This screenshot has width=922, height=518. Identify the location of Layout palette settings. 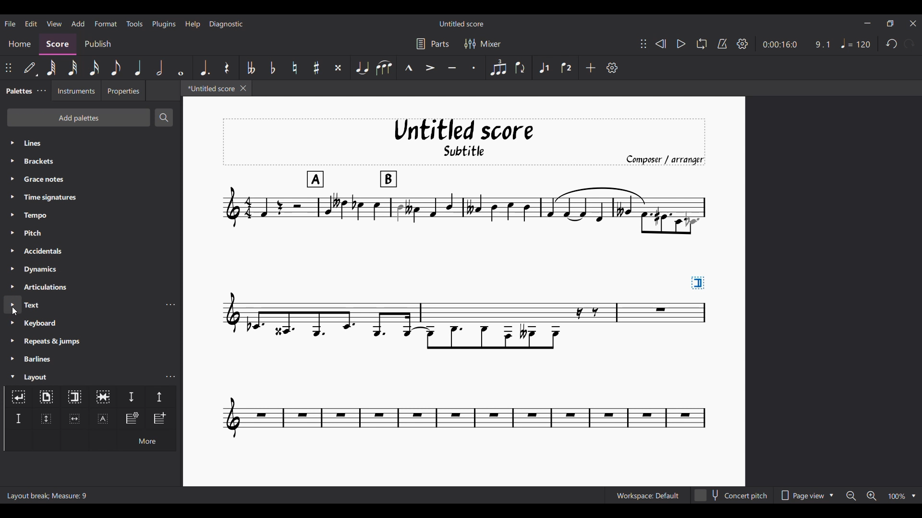
(170, 377).